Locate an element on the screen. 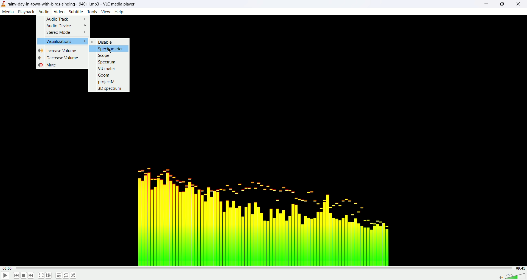 Image resolution: width=527 pixels, height=280 pixels. full screen is located at coordinates (41, 276).